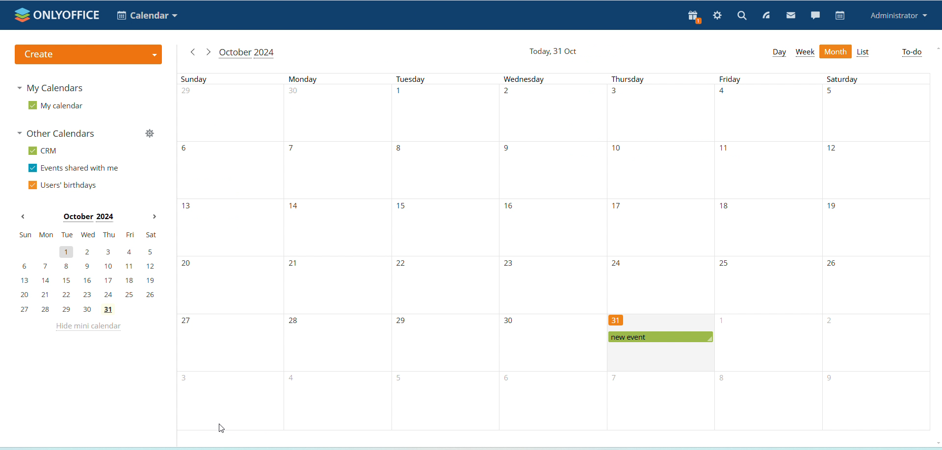 The height and width of the screenshot is (450, 942). I want to click on current month, so click(246, 53).